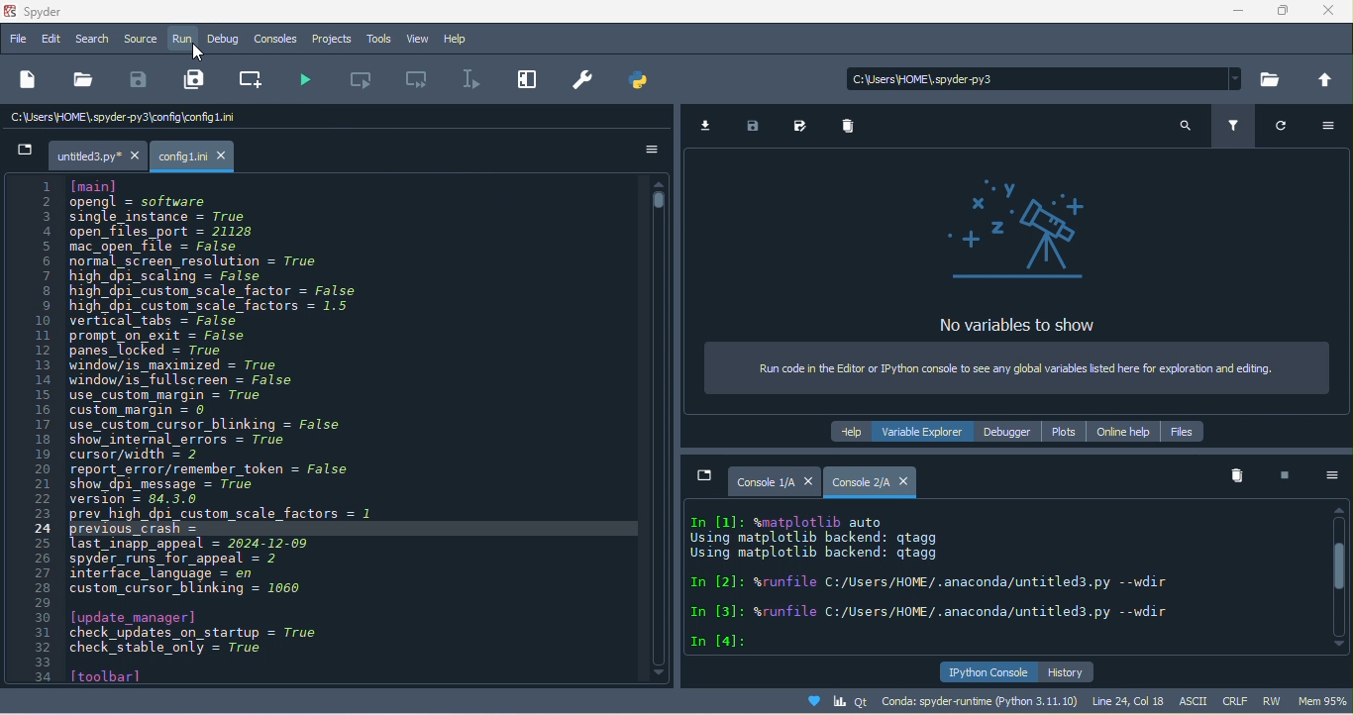 This screenshot has height=715, width=1353. I want to click on option, so click(1330, 125).